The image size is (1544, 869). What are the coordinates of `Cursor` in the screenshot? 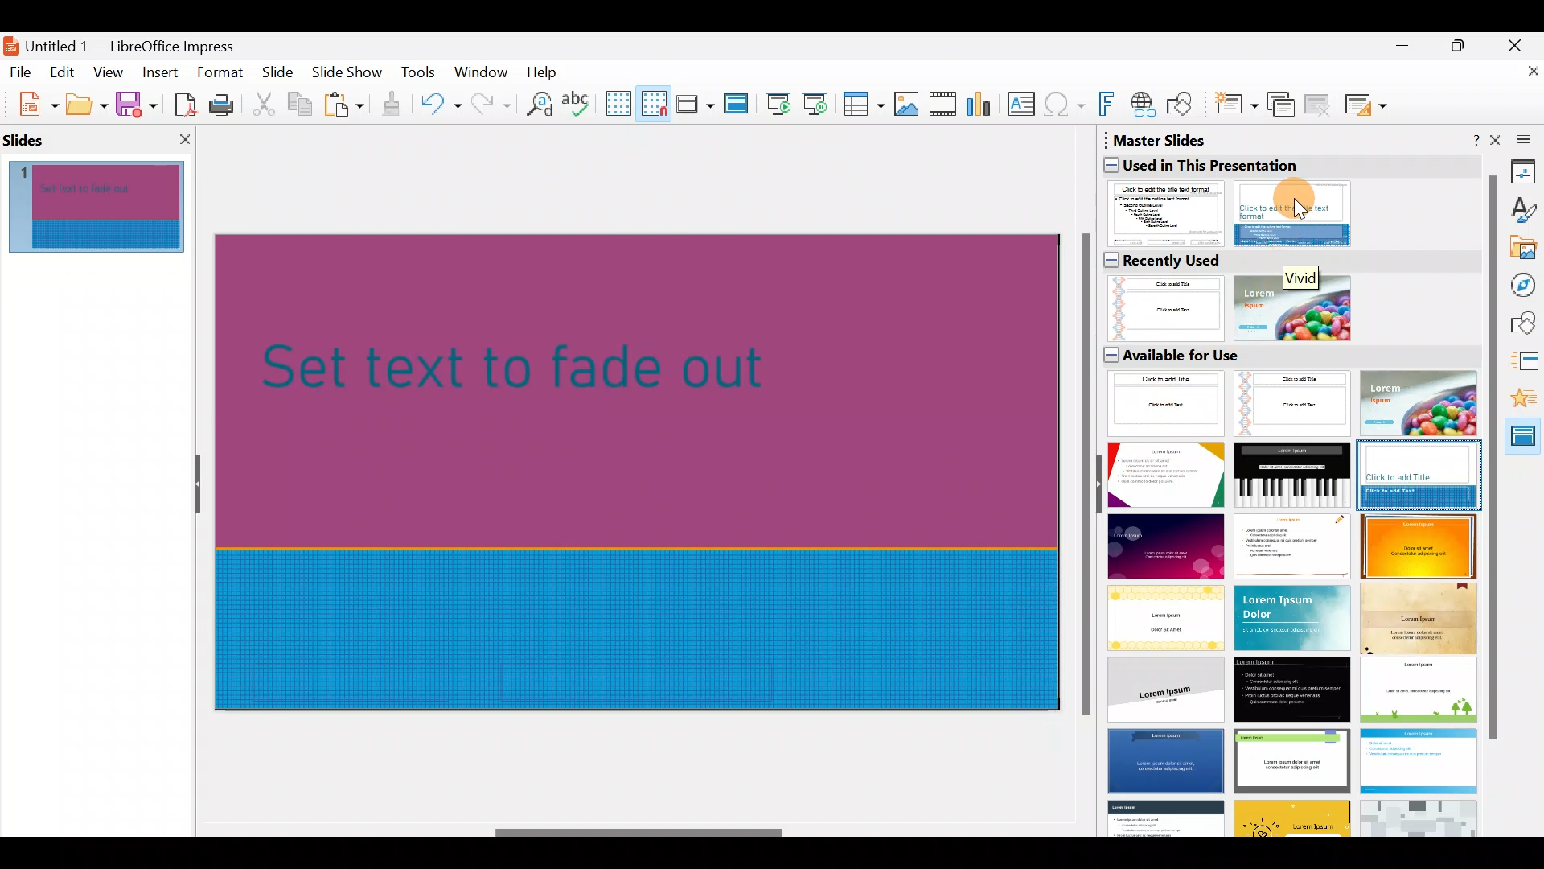 It's located at (1300, 202).